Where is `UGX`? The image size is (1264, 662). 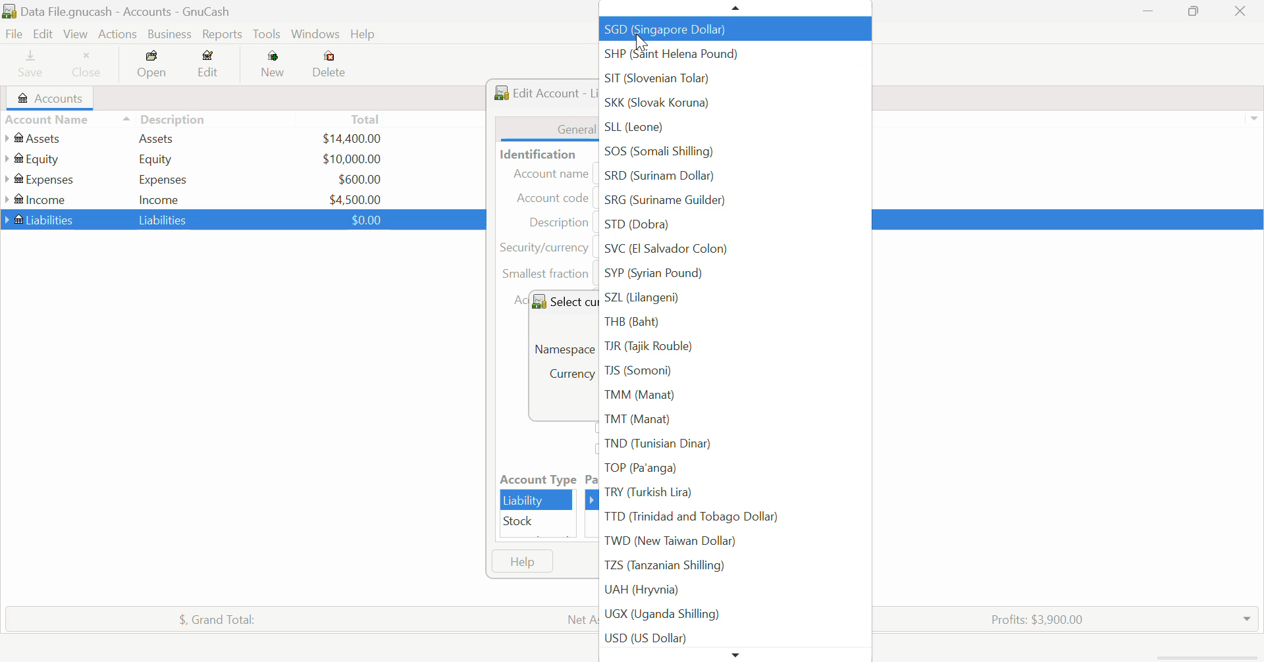
UGX is located at coordinates (733, 615).